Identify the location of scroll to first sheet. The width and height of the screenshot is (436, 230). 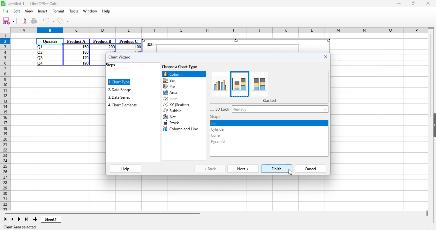
(5, 219).